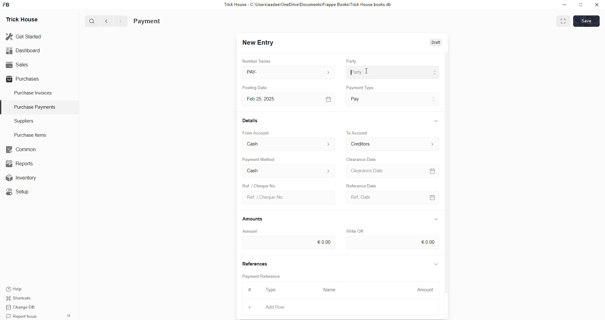 Image resolution: width=605 pixels, height=320 pixels. What do you see at coordinates (370, 171) in the screenshot?
I see `Clearance Date` at bounding box center [370, 171].